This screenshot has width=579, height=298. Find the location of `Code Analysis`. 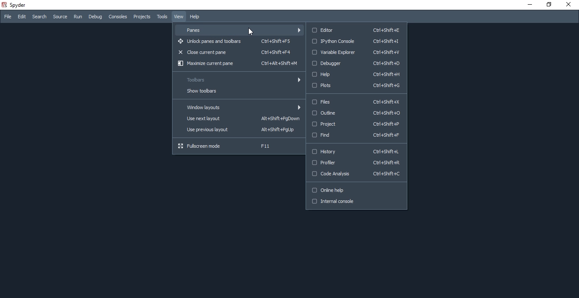

Code Analysis is located at coordinates (355, 175).